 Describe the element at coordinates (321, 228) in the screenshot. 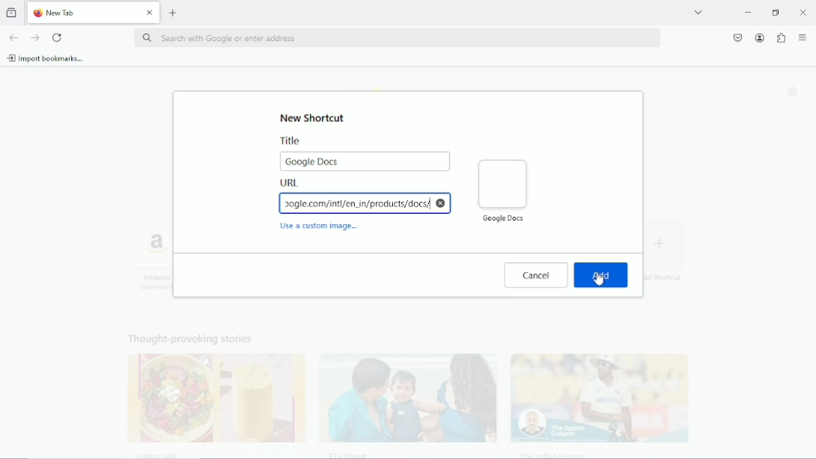

I see `Use a custom image` at that location.